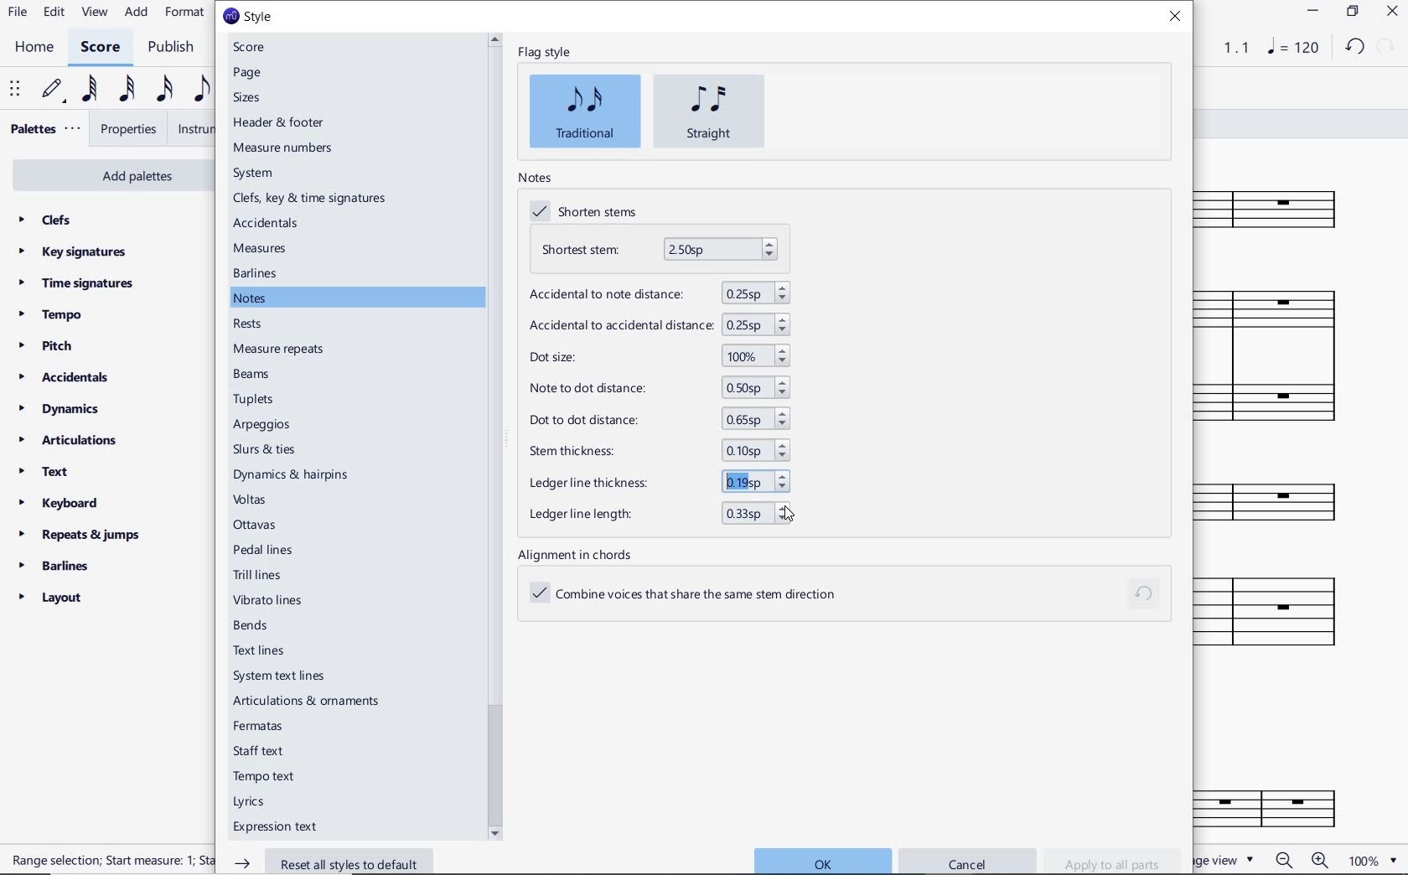 This screenshot has width=1408, height=875. Describe the element at coordinates (107, 862) in the screenshot. I see `RANGE SELECTION` at that location.